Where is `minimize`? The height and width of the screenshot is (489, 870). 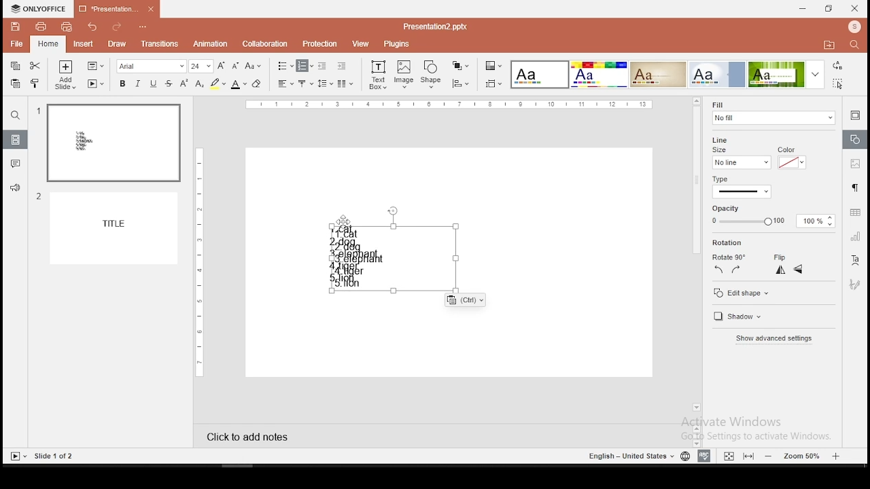 minimize is located at coordinates (803, 10).